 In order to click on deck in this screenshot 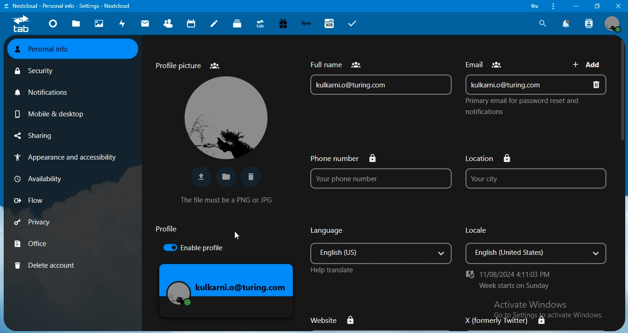, I will do `click(238, 23)`.